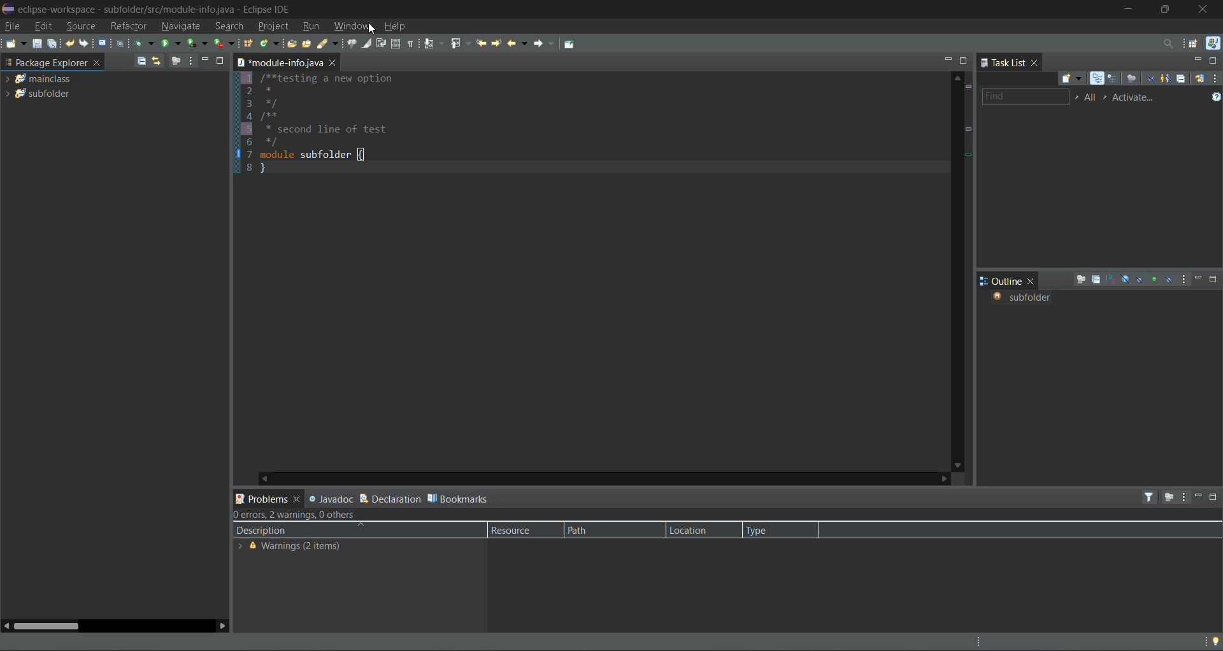 The width and height of the screenshot is (1223, 651). What do you see at coordinates (1166, 79) in the screenshot?
I see `show only my tasks` at bounding box center [1166, 79].